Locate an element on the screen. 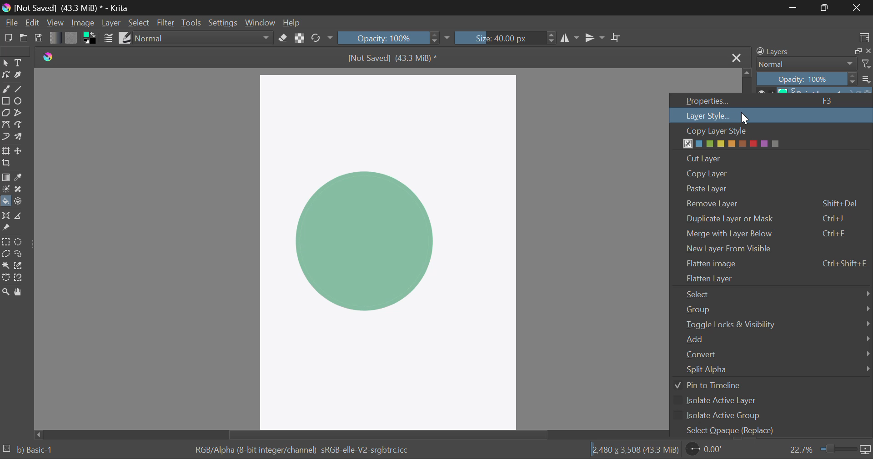 This screenshot has height=459, width=873. Crop is located at coordinates (617, 38).